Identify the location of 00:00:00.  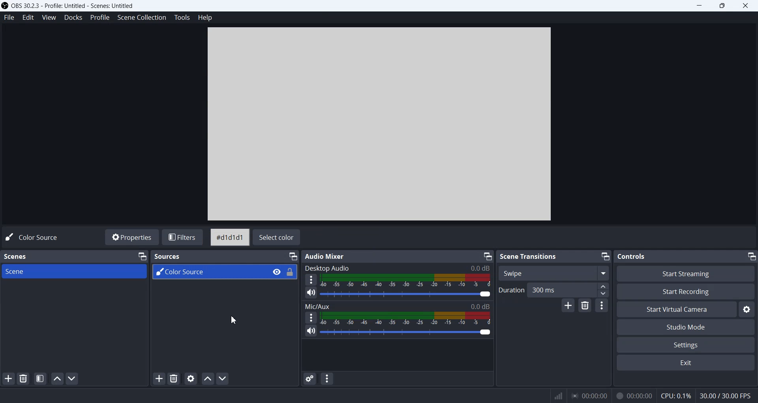
(588, 395).